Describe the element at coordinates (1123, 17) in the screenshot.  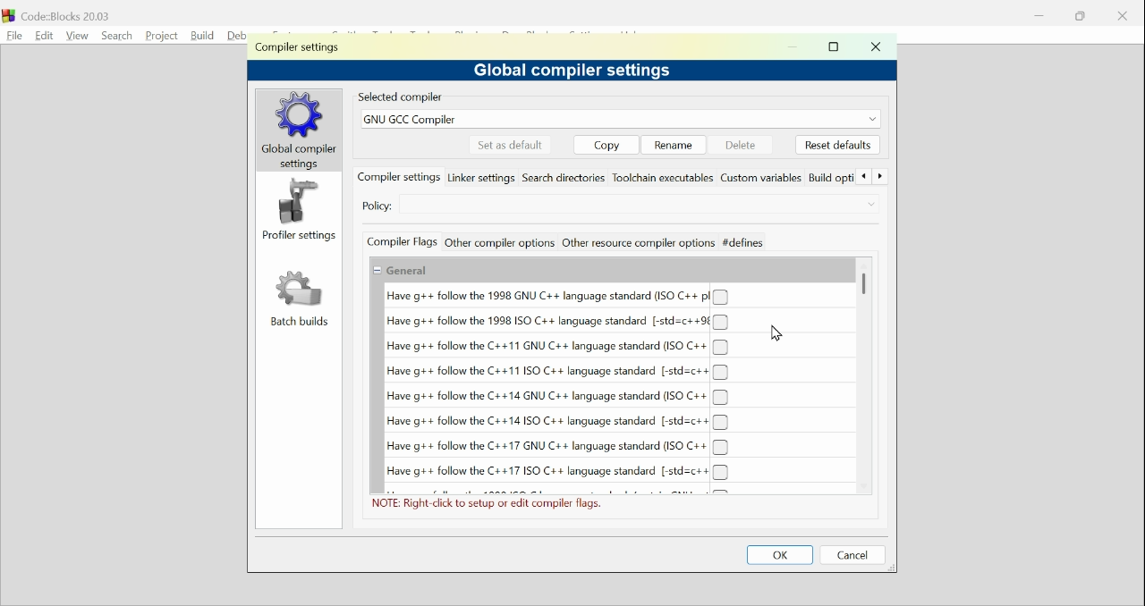
I see `cancel` at that location.